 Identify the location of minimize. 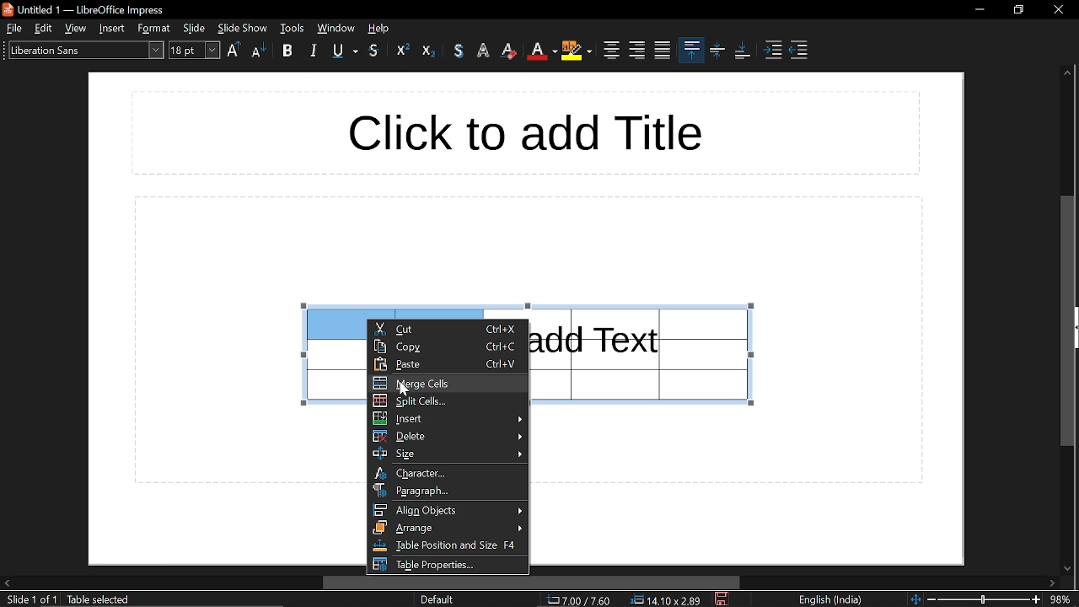
(980, 9).